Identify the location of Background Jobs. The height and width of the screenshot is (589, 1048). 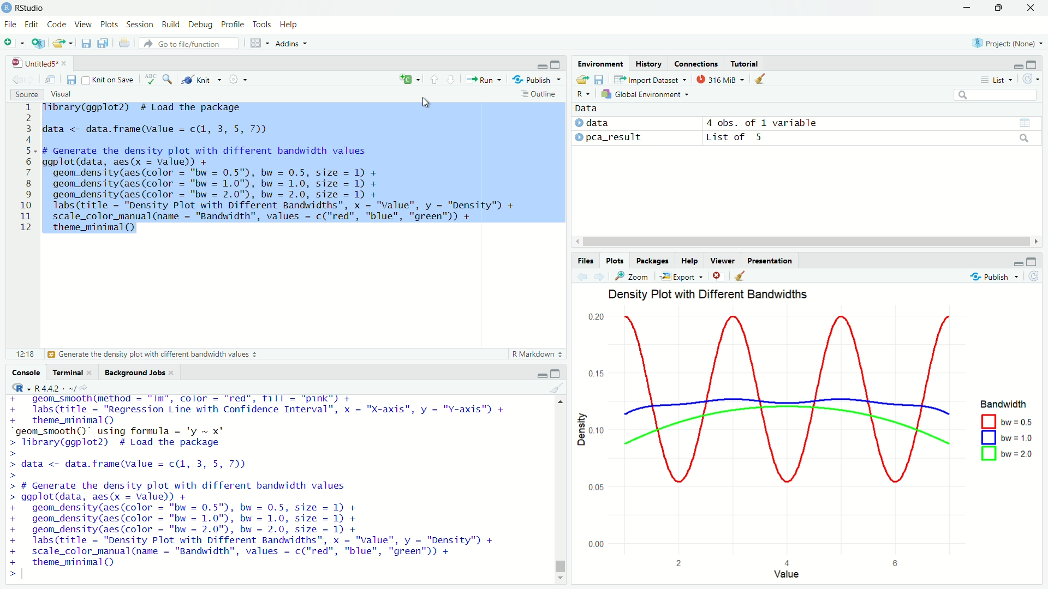
(134, 373).